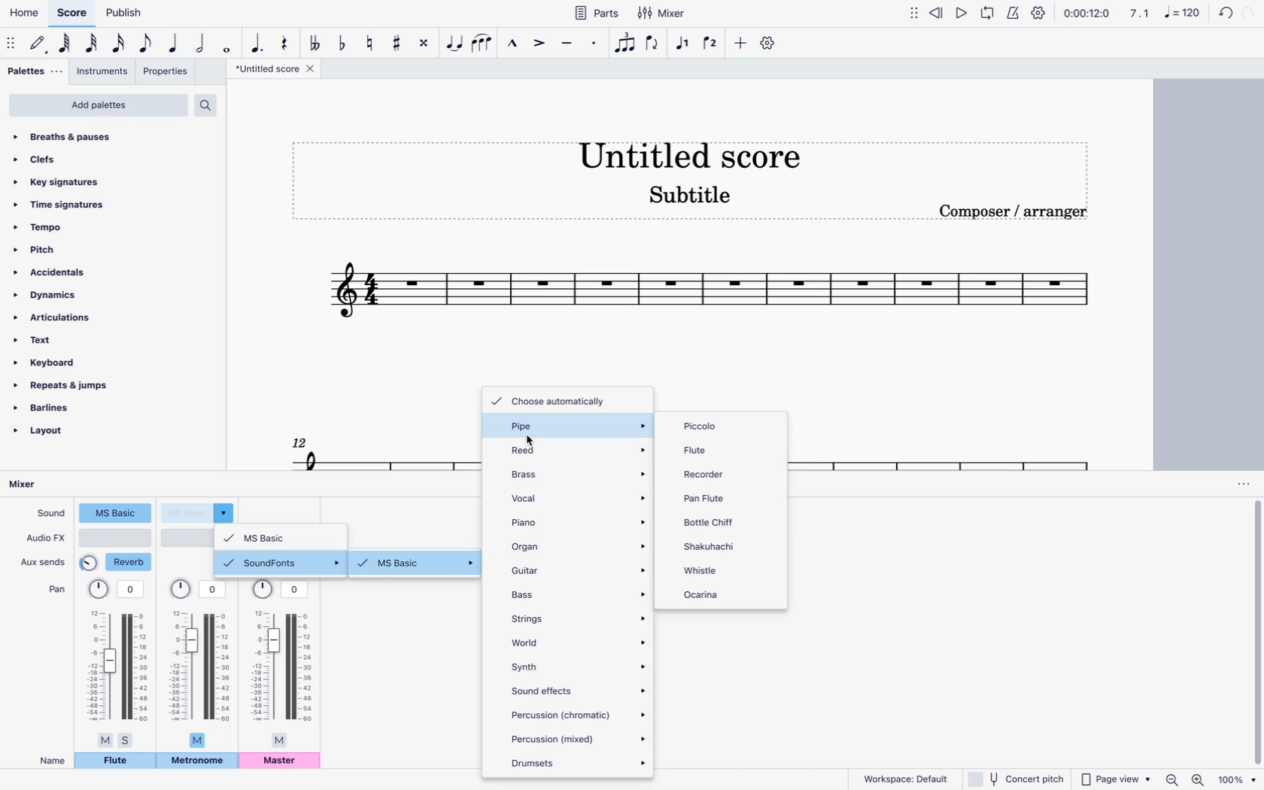 This screenshot has height=790, width=1264. Describe the element at coordinates (283, 763) in the screenshot. I see `master` at that location.